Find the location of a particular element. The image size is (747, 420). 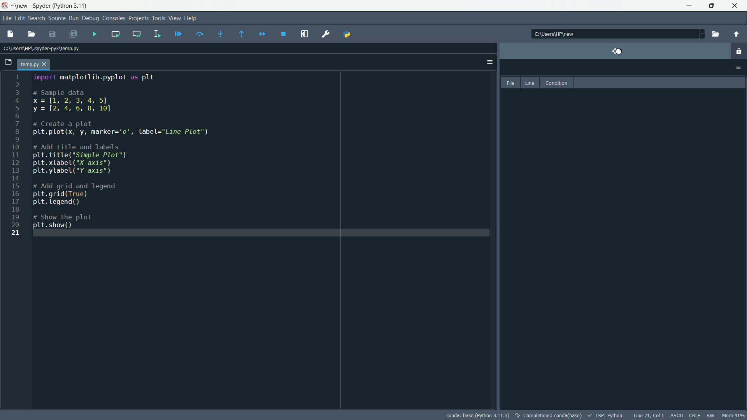

stop debugging  is located at coordinates (284, 34).